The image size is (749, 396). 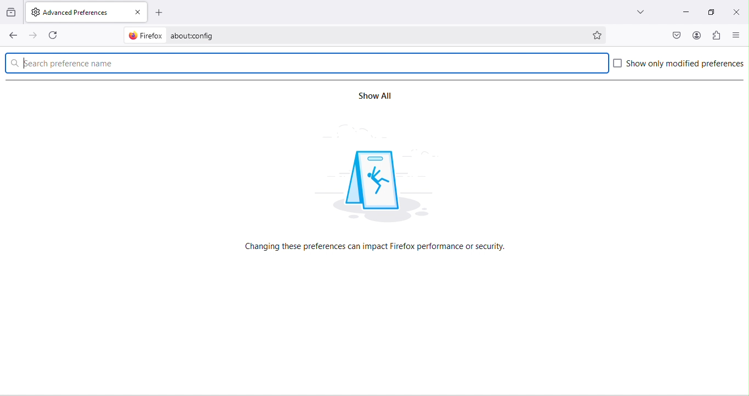 I want to click on add, so click(x=161, y=13).